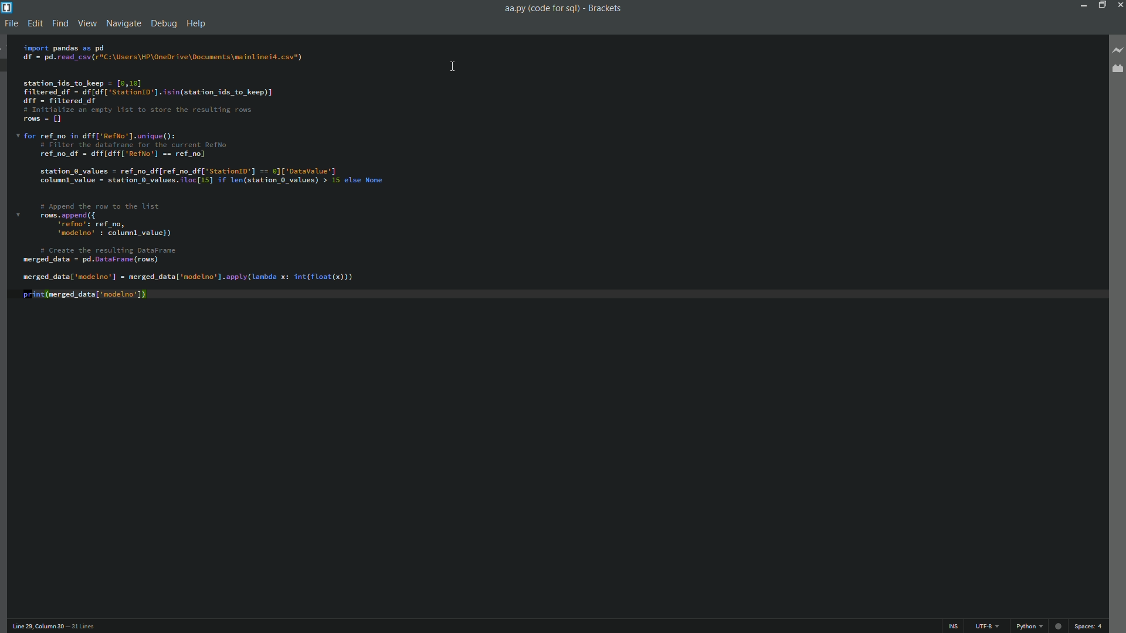  I want to click on number of lines text field, so click(82, 626).